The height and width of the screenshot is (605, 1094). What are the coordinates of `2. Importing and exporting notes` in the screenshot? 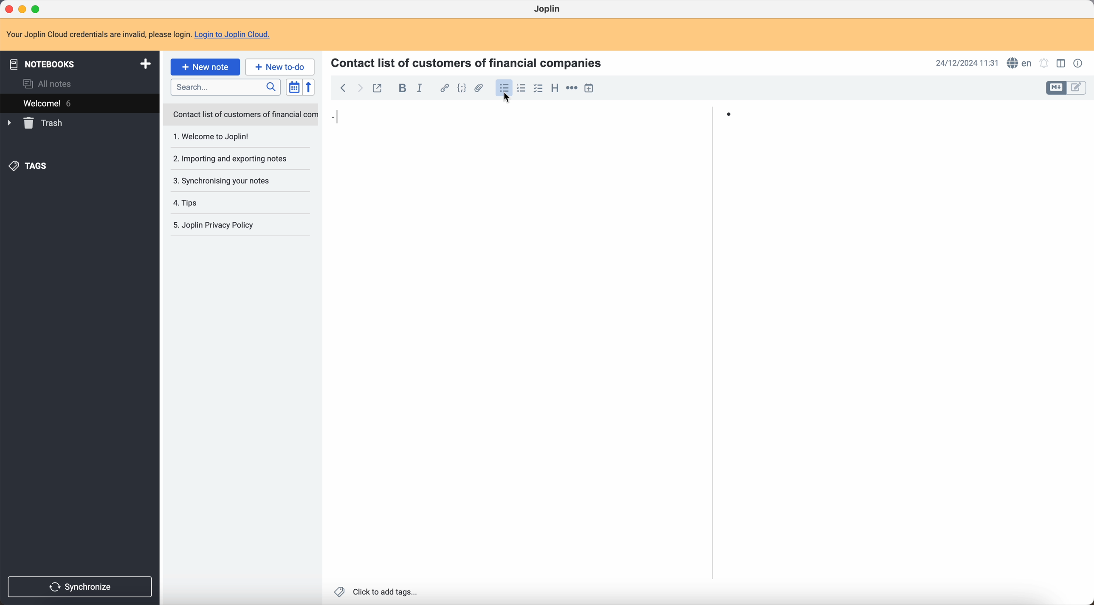 It's located at (233, 160).